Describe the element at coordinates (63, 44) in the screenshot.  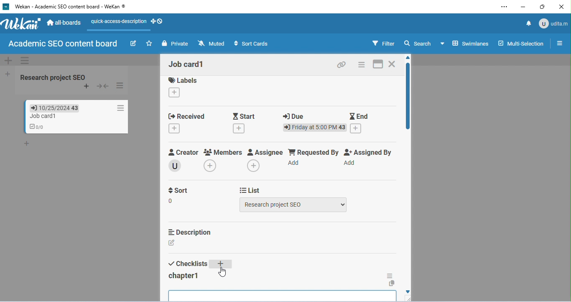
I see `board name: academic SEO content board` at that location.